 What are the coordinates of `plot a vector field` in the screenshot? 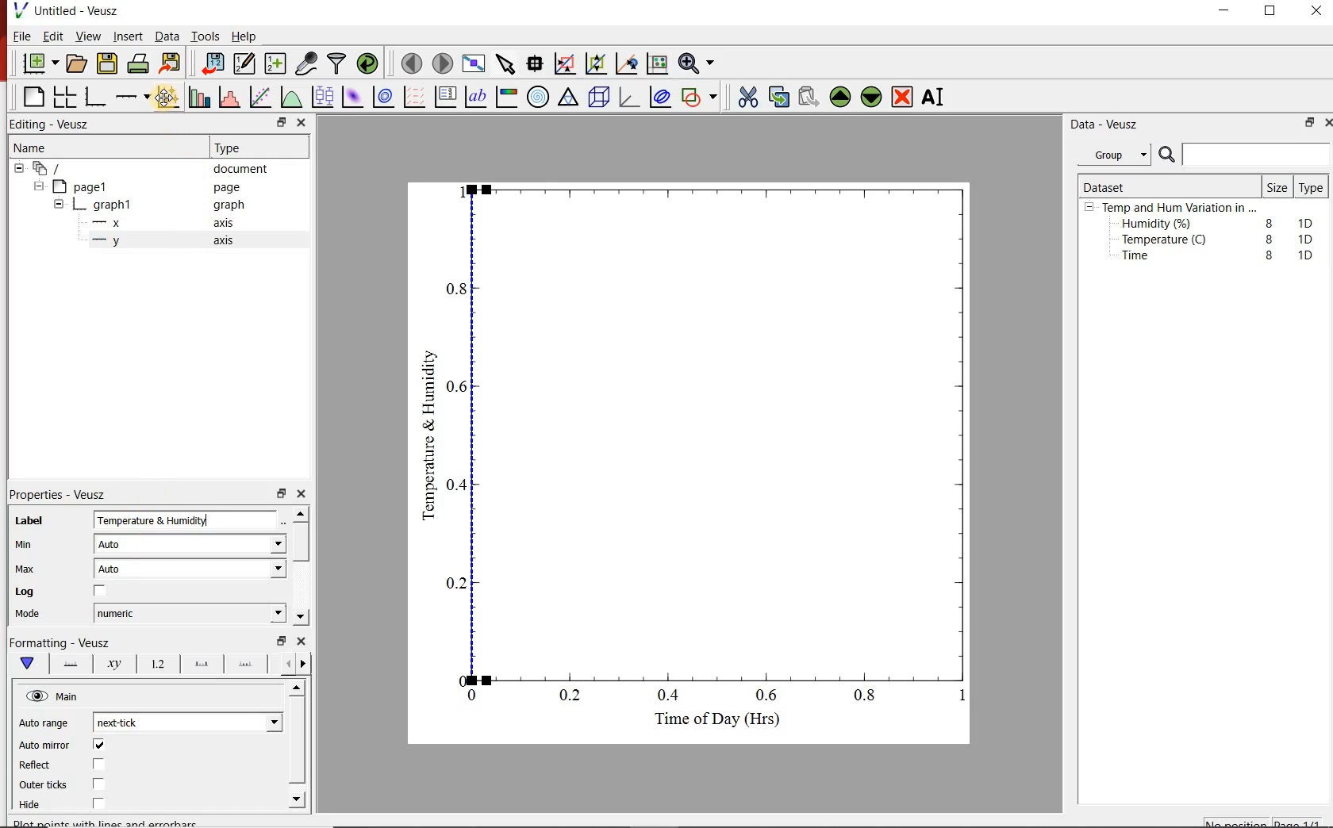 It's located at (415, 97).